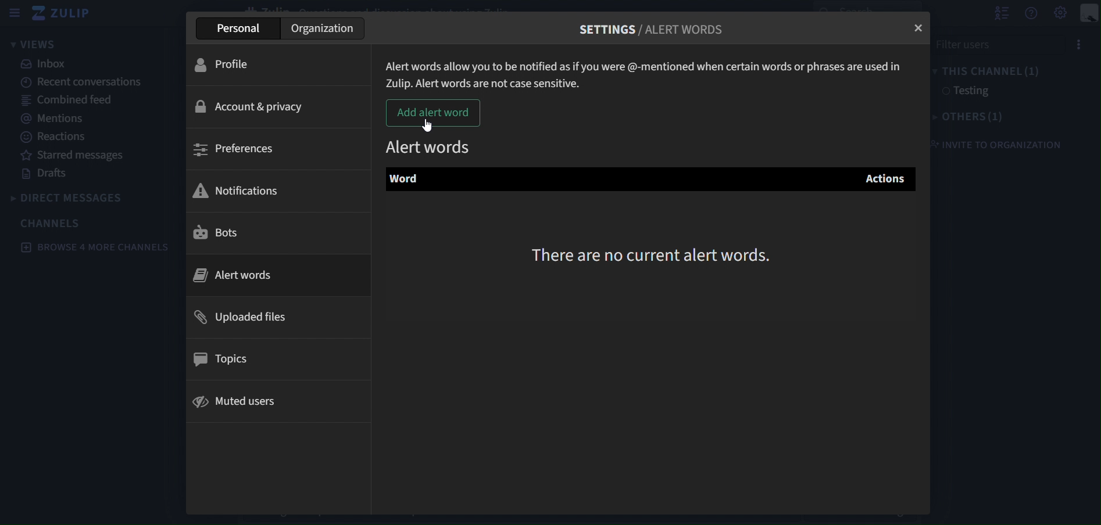 The image size is (1101, 525). I want to click on combined feed, so click(72, 101).